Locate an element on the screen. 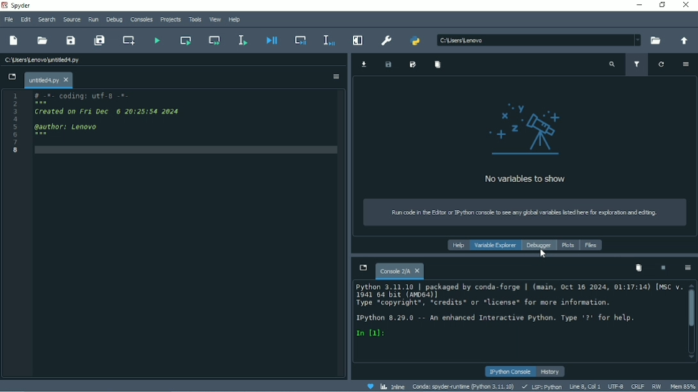  Interrupt kernel is located at coordinates (663, 268).